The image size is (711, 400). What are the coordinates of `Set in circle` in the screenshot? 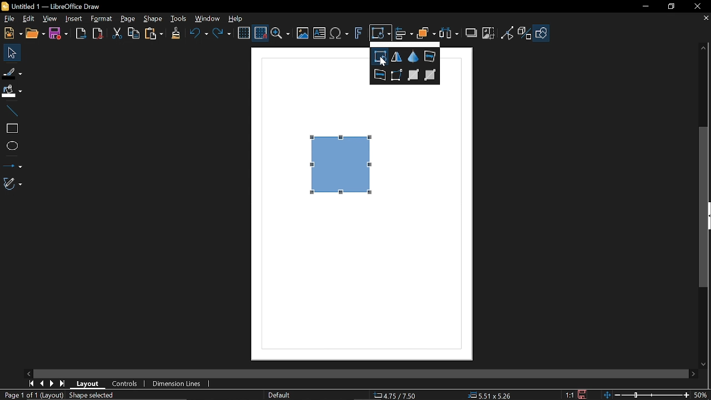 It's located at (430, 56).